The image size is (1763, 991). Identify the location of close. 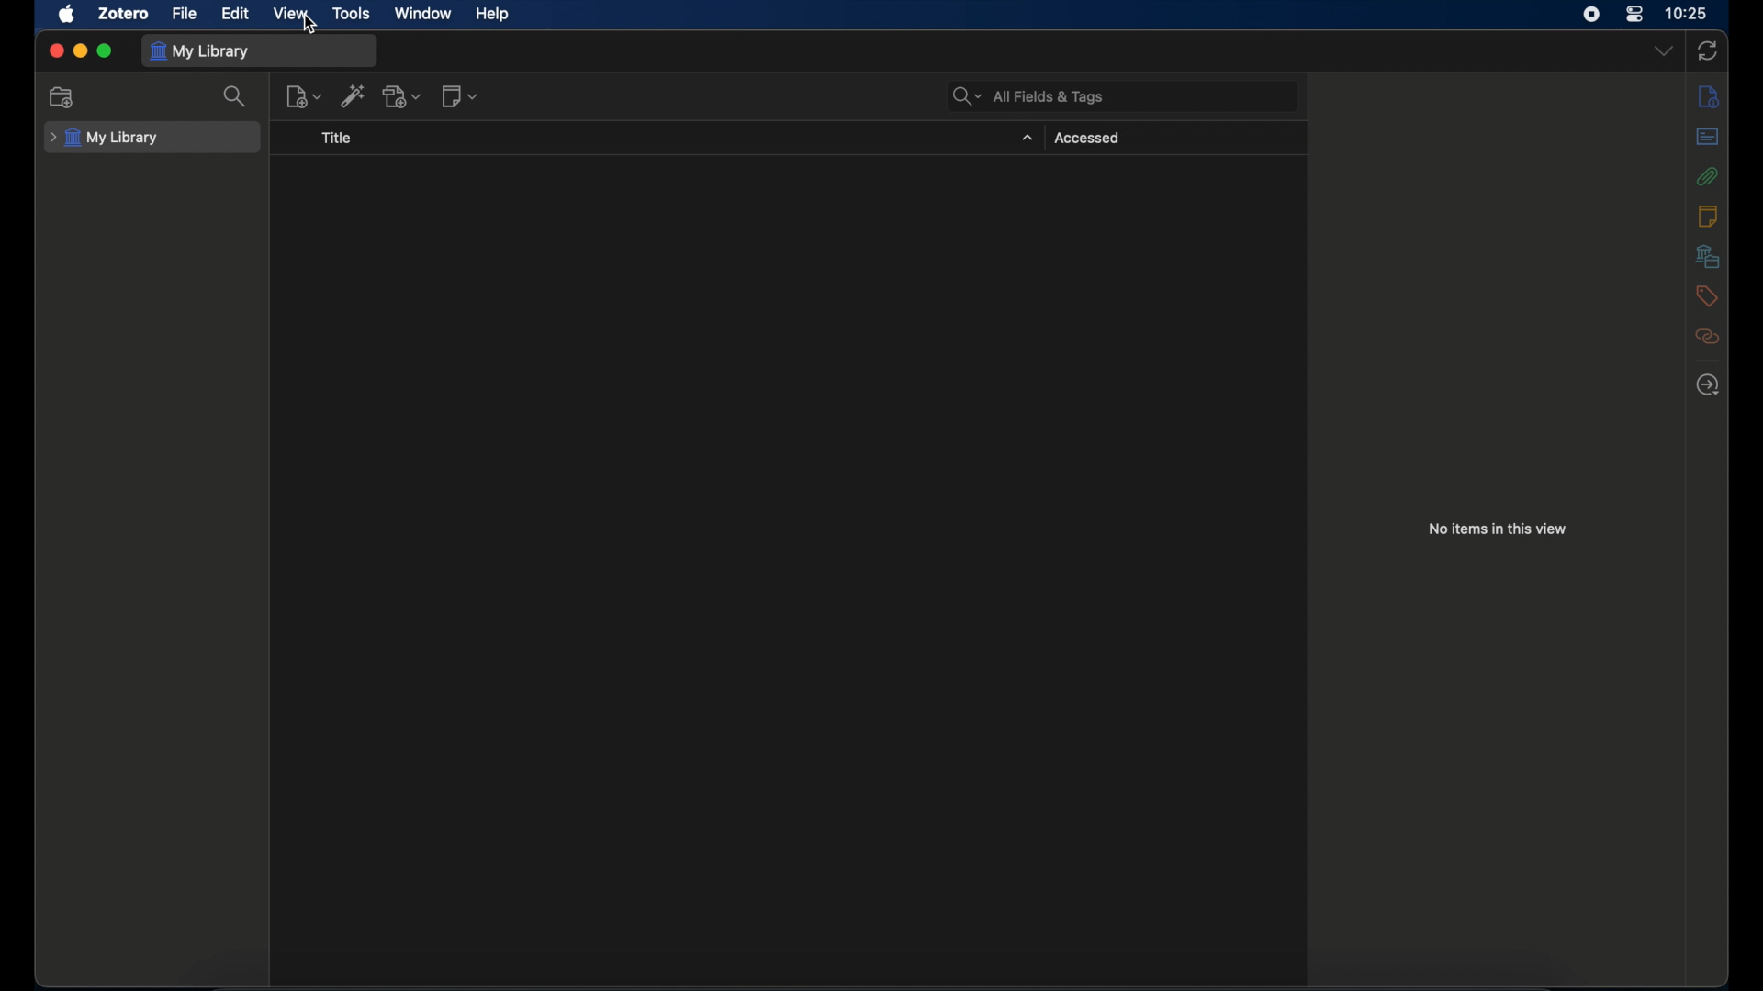
(55, 50).